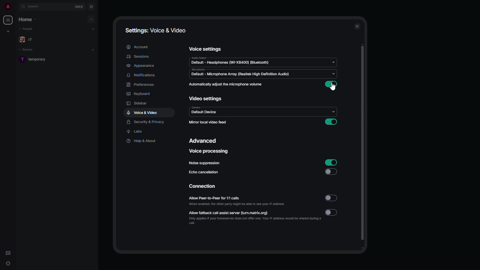 The image size is (480, 270). I want to click on drop down, so click(335, 74).